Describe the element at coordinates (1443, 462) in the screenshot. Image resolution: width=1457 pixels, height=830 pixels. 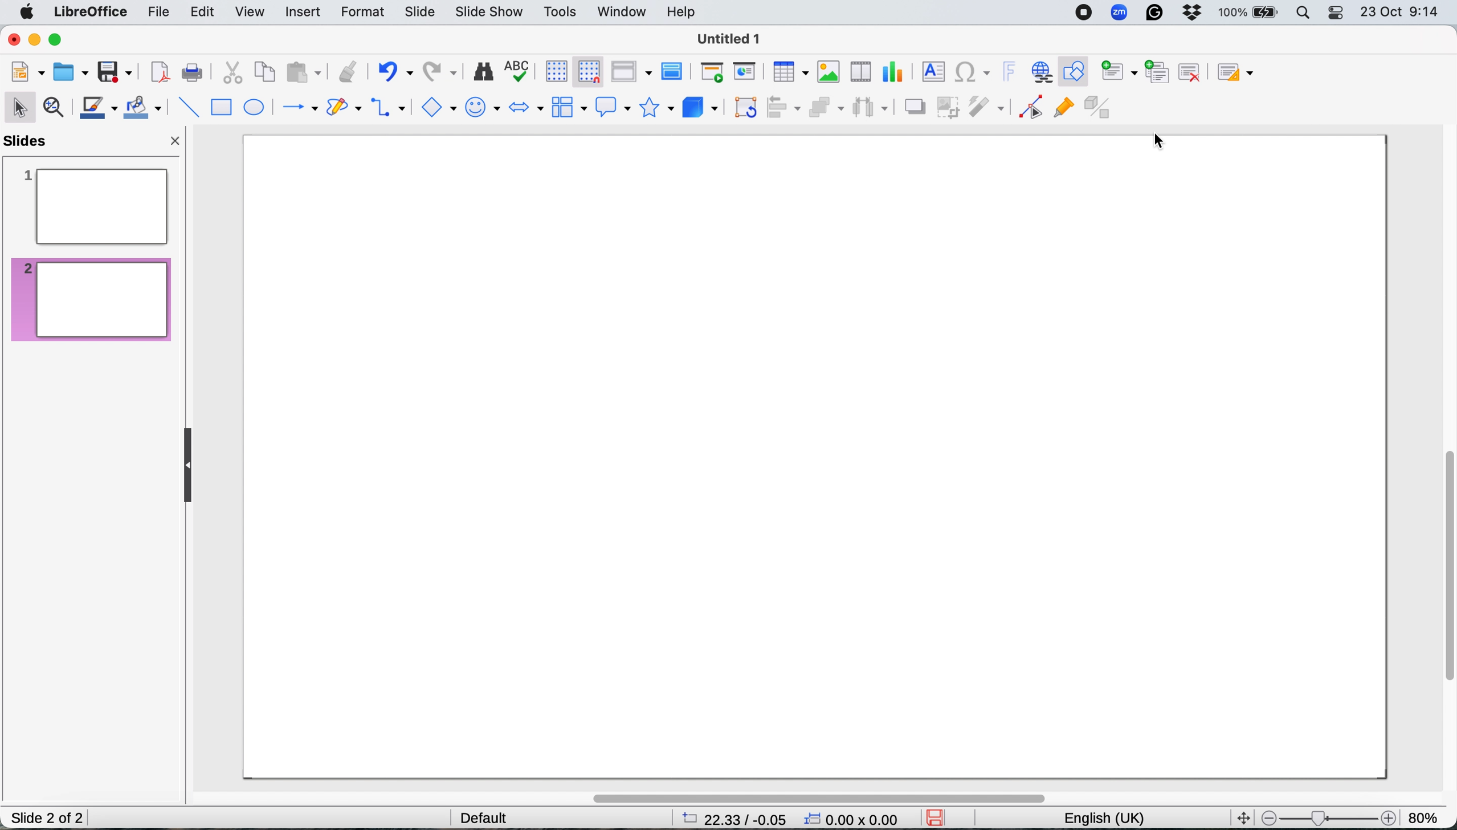
I see `vertical scroll bar` at that location.